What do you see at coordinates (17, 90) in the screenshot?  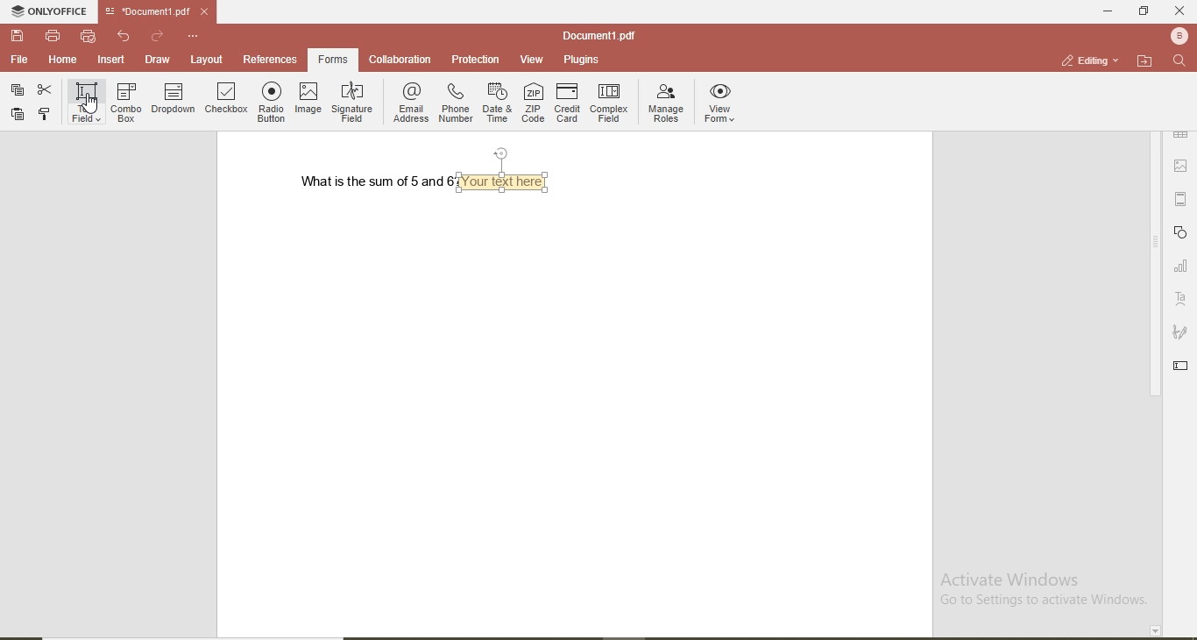 I see `paste special` at bounding box center [17, 90].